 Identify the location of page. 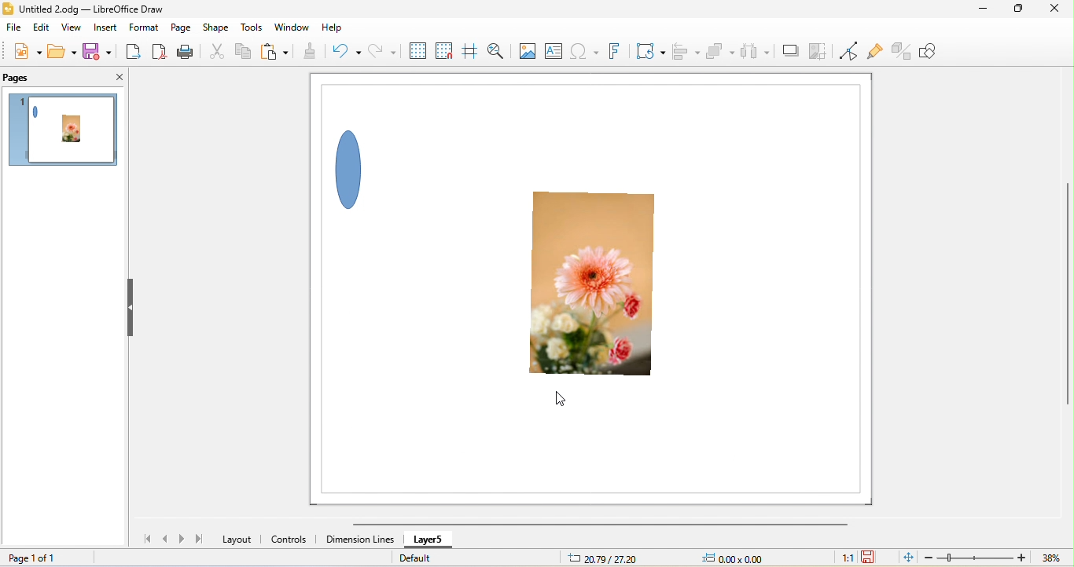
(183, 27).